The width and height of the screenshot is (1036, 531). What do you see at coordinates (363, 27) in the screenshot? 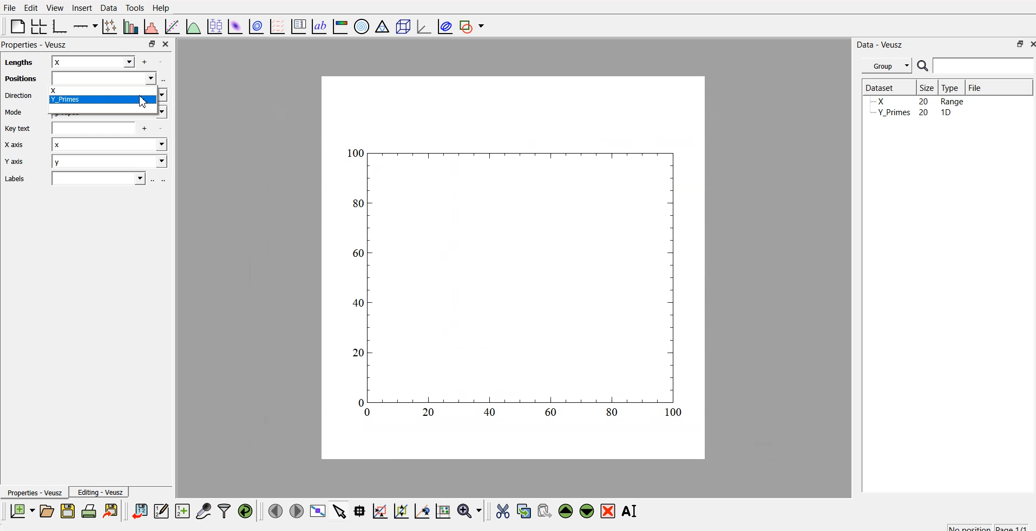
I see `polar graph` at bounding box center [363, 27].